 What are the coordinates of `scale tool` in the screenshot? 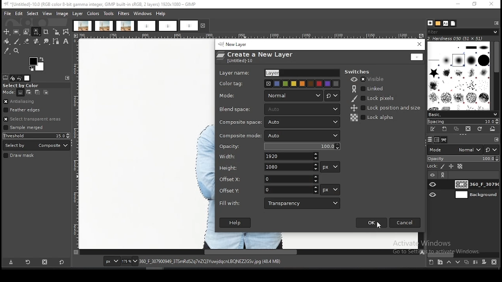 It's located at (56, 32).